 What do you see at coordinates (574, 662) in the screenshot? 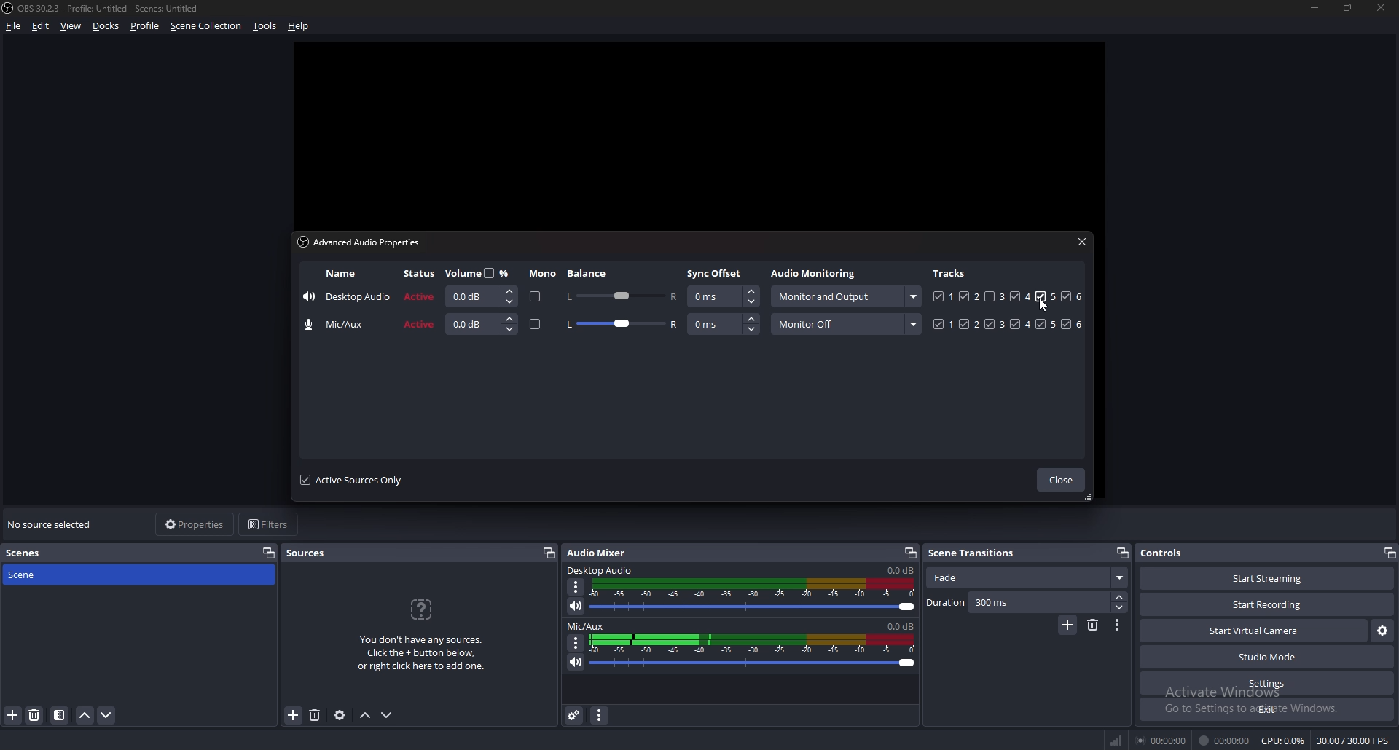
I see `mute` at bounding box center [574, 662].